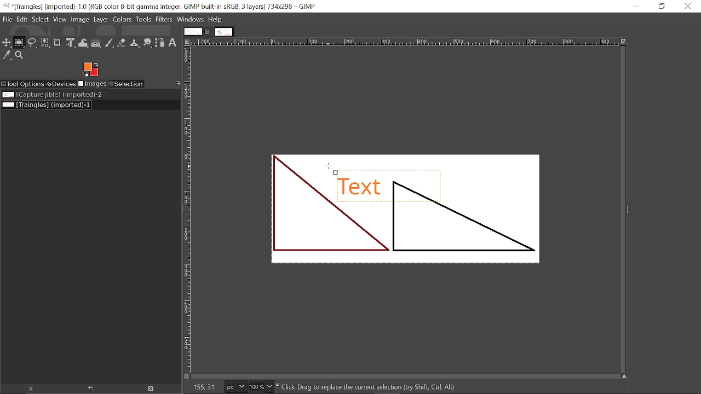 The width and height of the screenshot is (701, 394). What do you see at coordinates (127, 84) in the screenshot?
I see `Selection` at bounding box center [127, 84].